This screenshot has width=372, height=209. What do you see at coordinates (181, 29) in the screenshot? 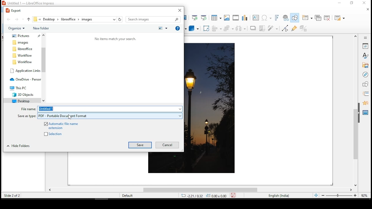
I see `stars and banners` at bounding box center [181, 29].